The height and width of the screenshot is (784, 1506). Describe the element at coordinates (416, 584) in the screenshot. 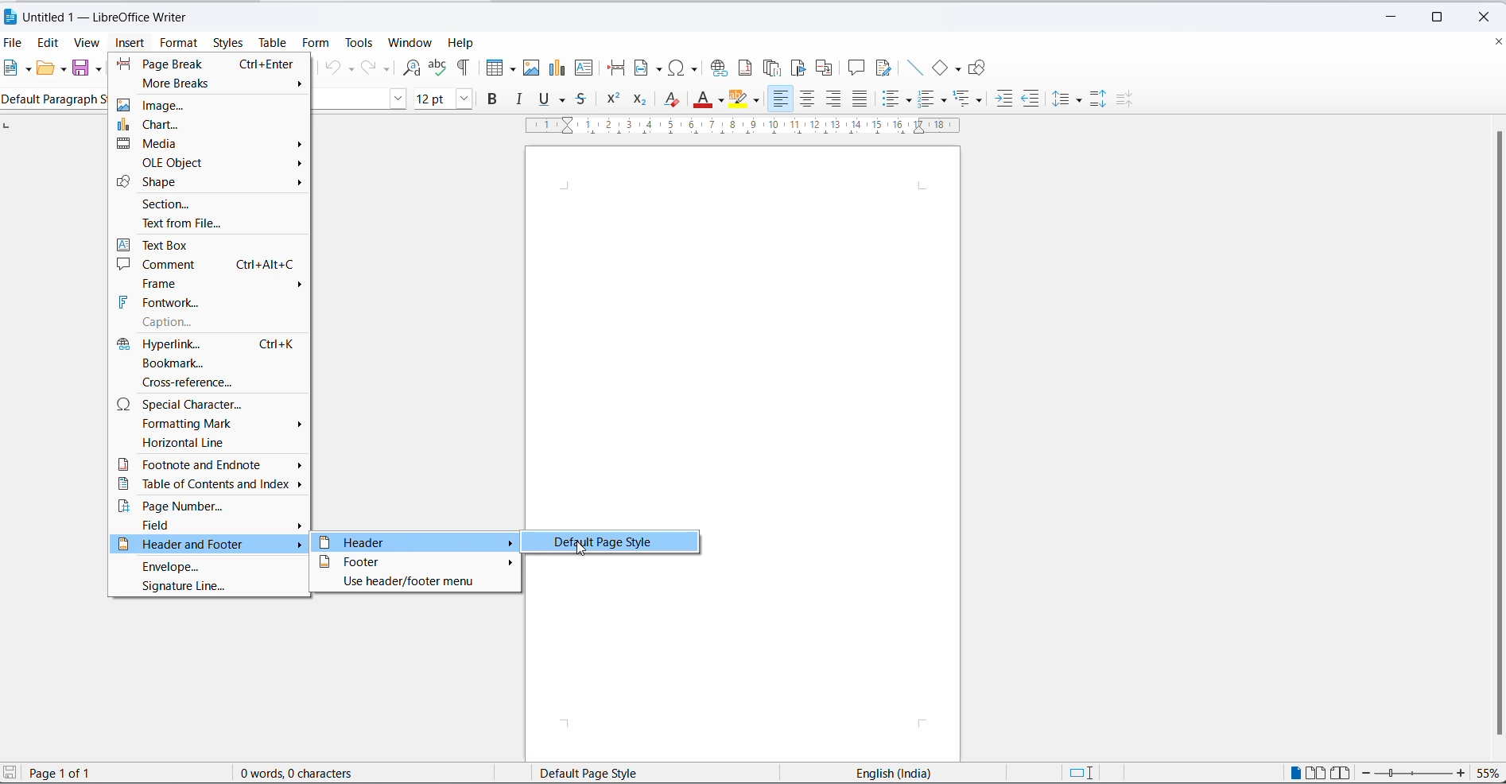

I see `use header/footer menu` at that location.